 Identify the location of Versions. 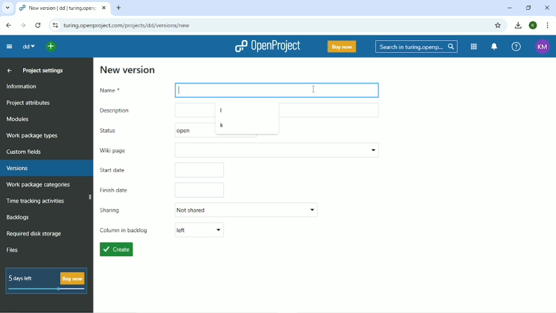
(17, 168).